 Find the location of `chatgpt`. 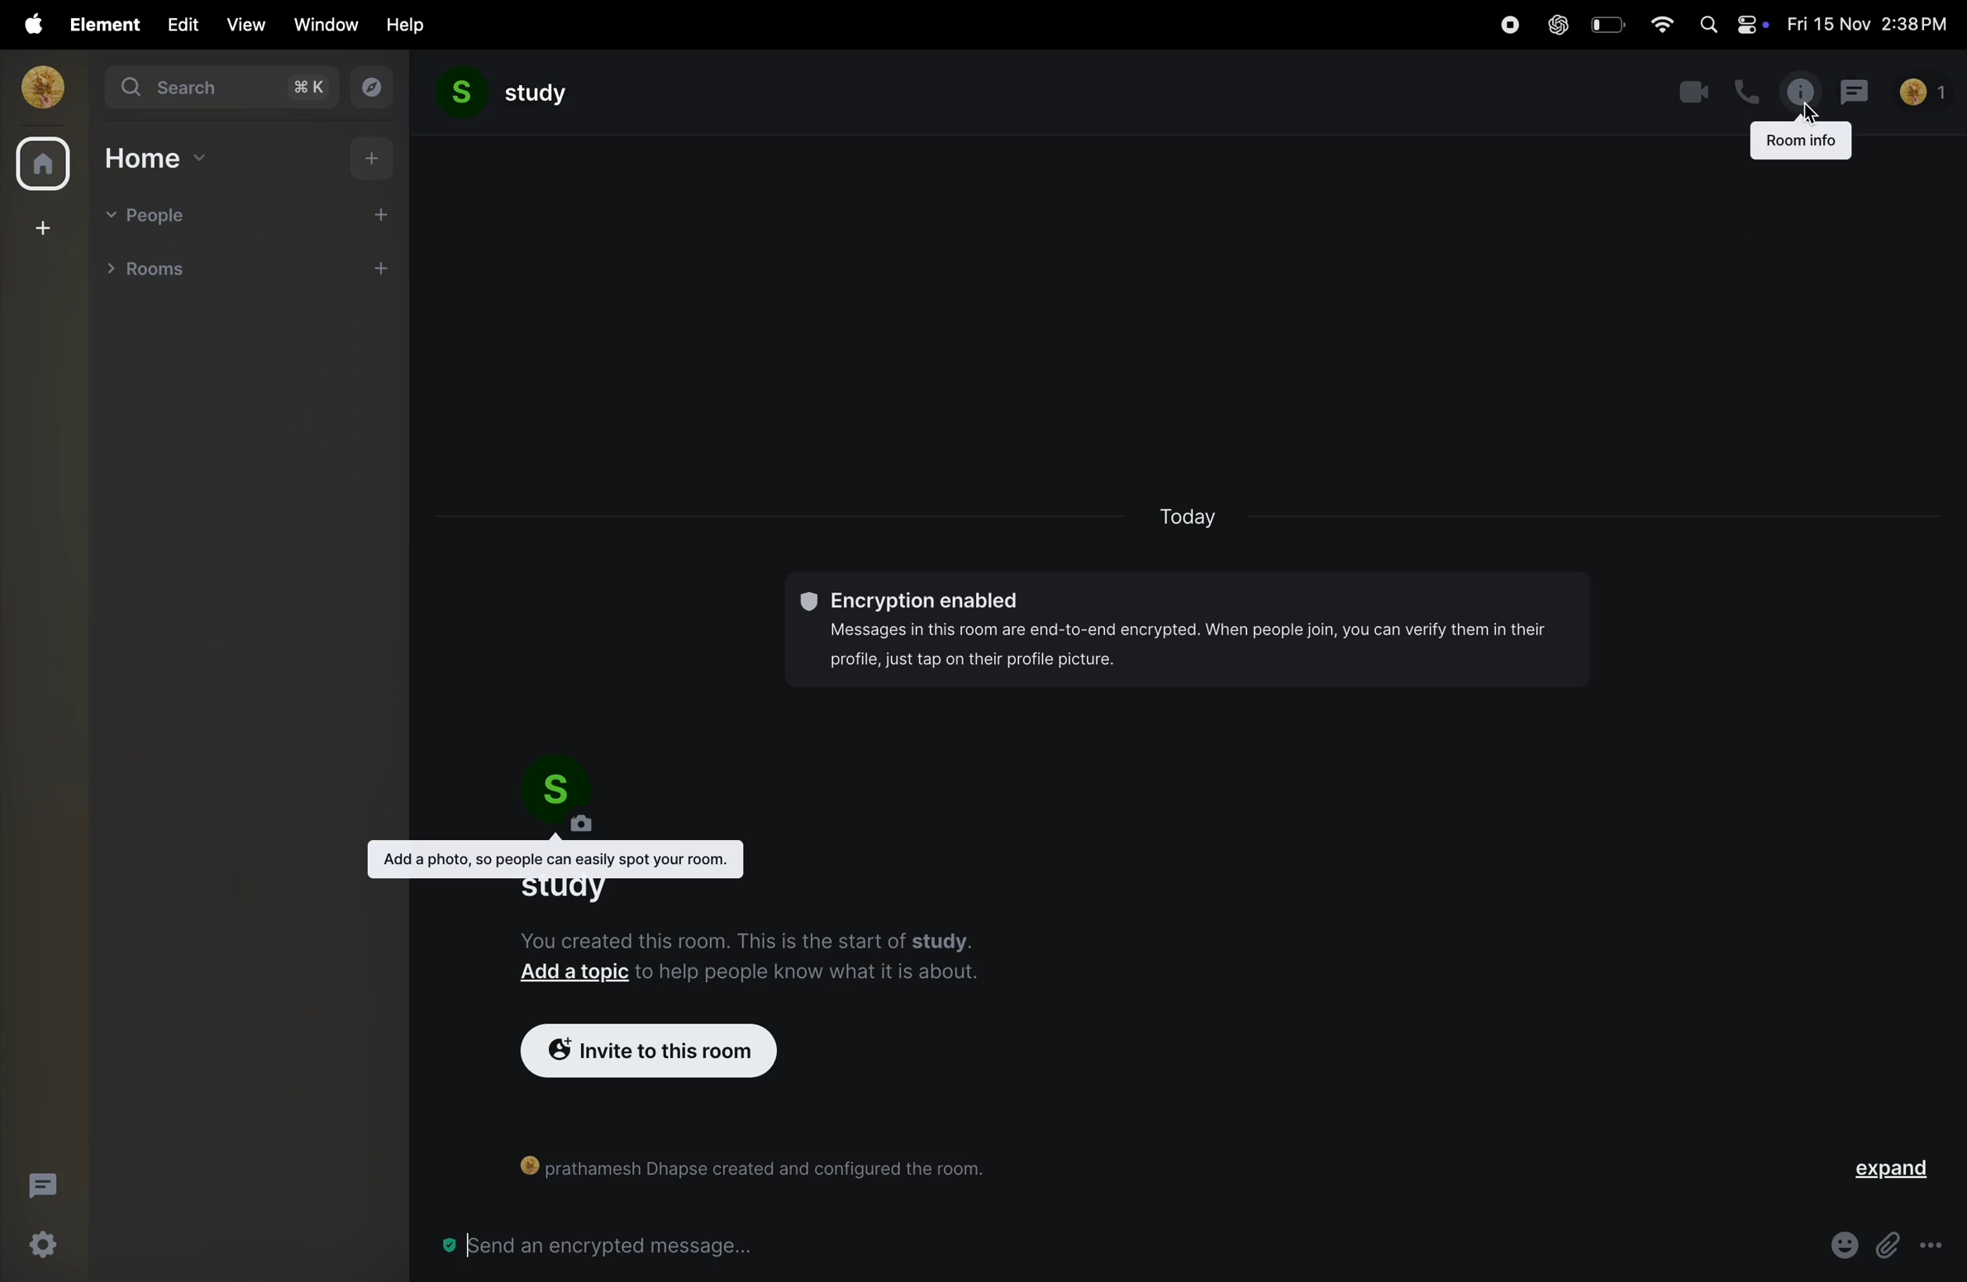

chatgpt is located at coordinates (1557, 26).